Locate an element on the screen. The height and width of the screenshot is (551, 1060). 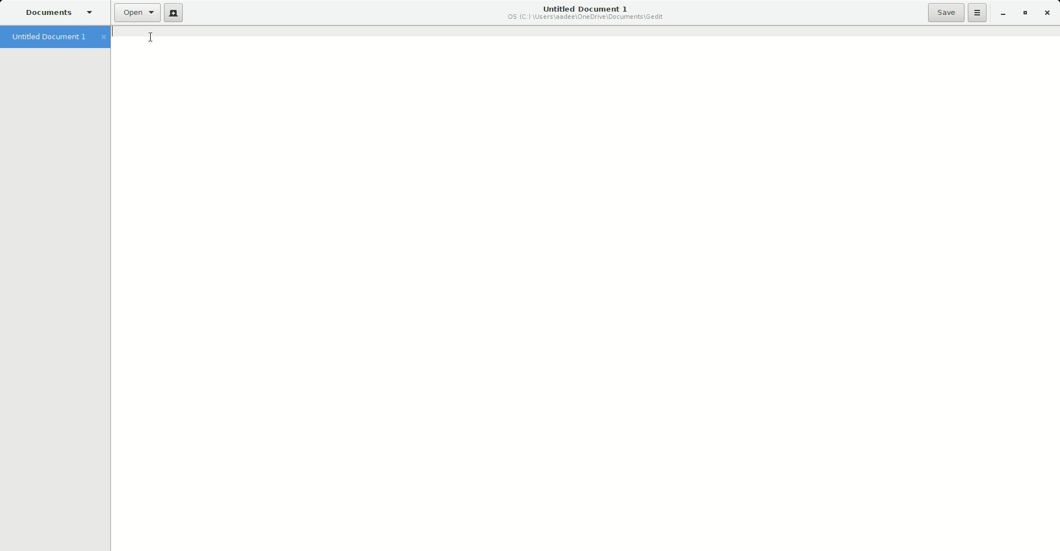
Options is located at coordinates (978, 13).